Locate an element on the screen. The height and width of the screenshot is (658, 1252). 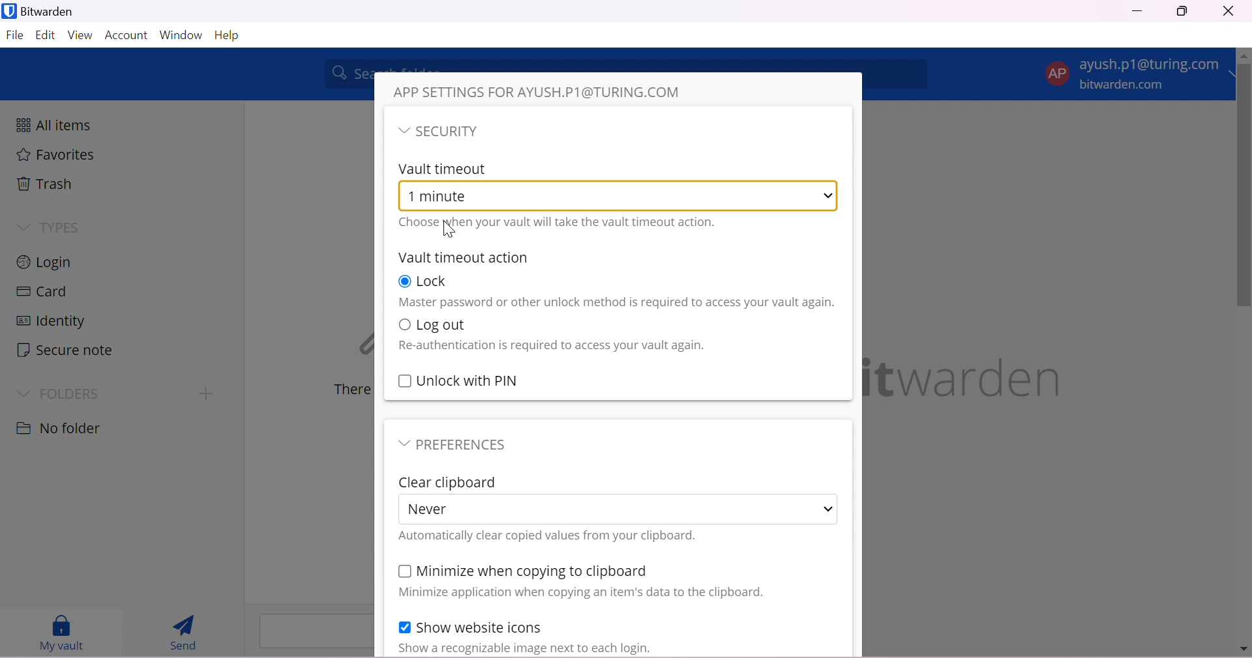
Trash is located at coordinates (45, 183).